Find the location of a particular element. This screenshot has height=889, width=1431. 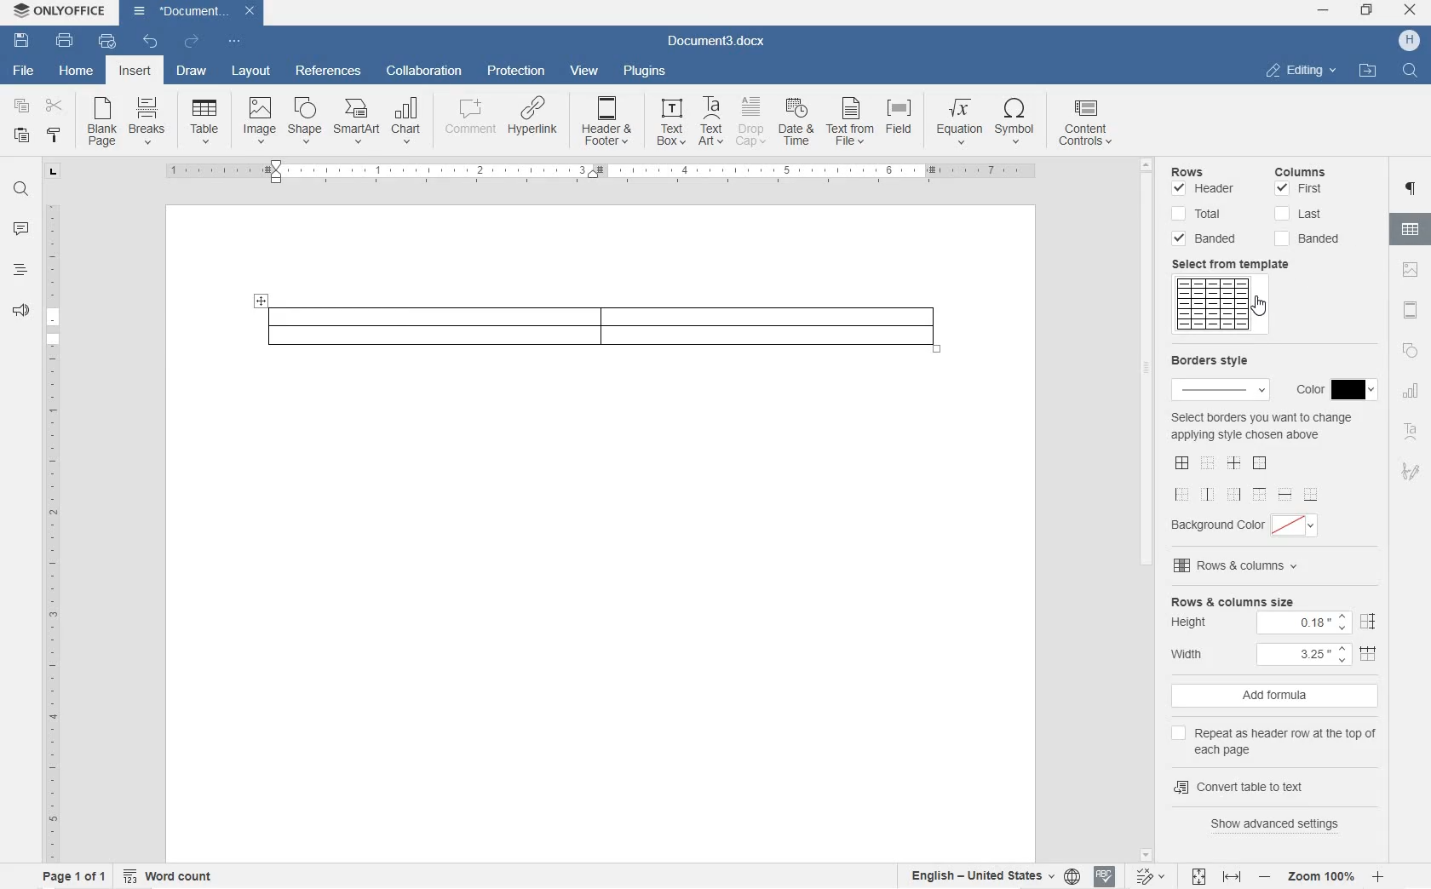

editing is located at coordinates (1302, 70).